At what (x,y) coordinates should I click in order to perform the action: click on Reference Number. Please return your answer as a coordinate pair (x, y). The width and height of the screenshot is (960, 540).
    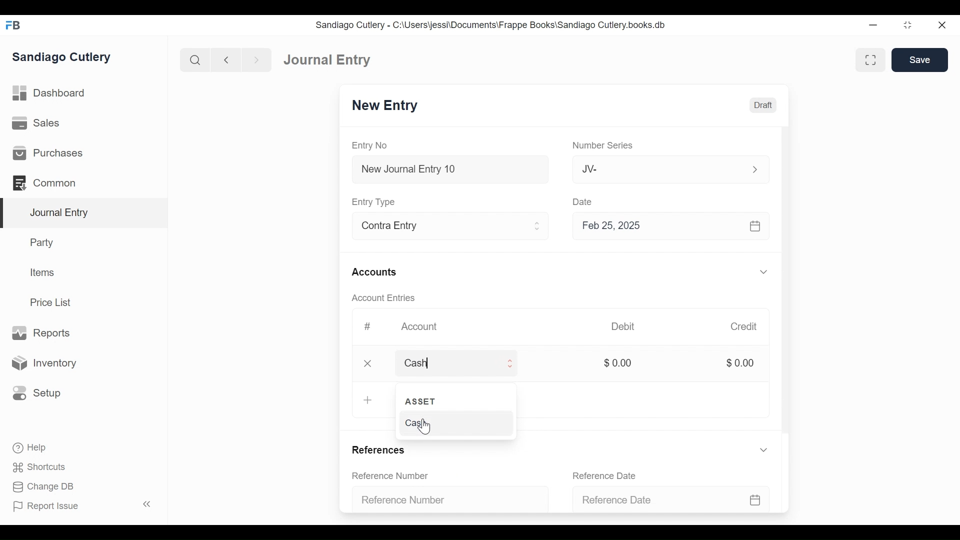
    Looking at the image, I should click on (445, 498).